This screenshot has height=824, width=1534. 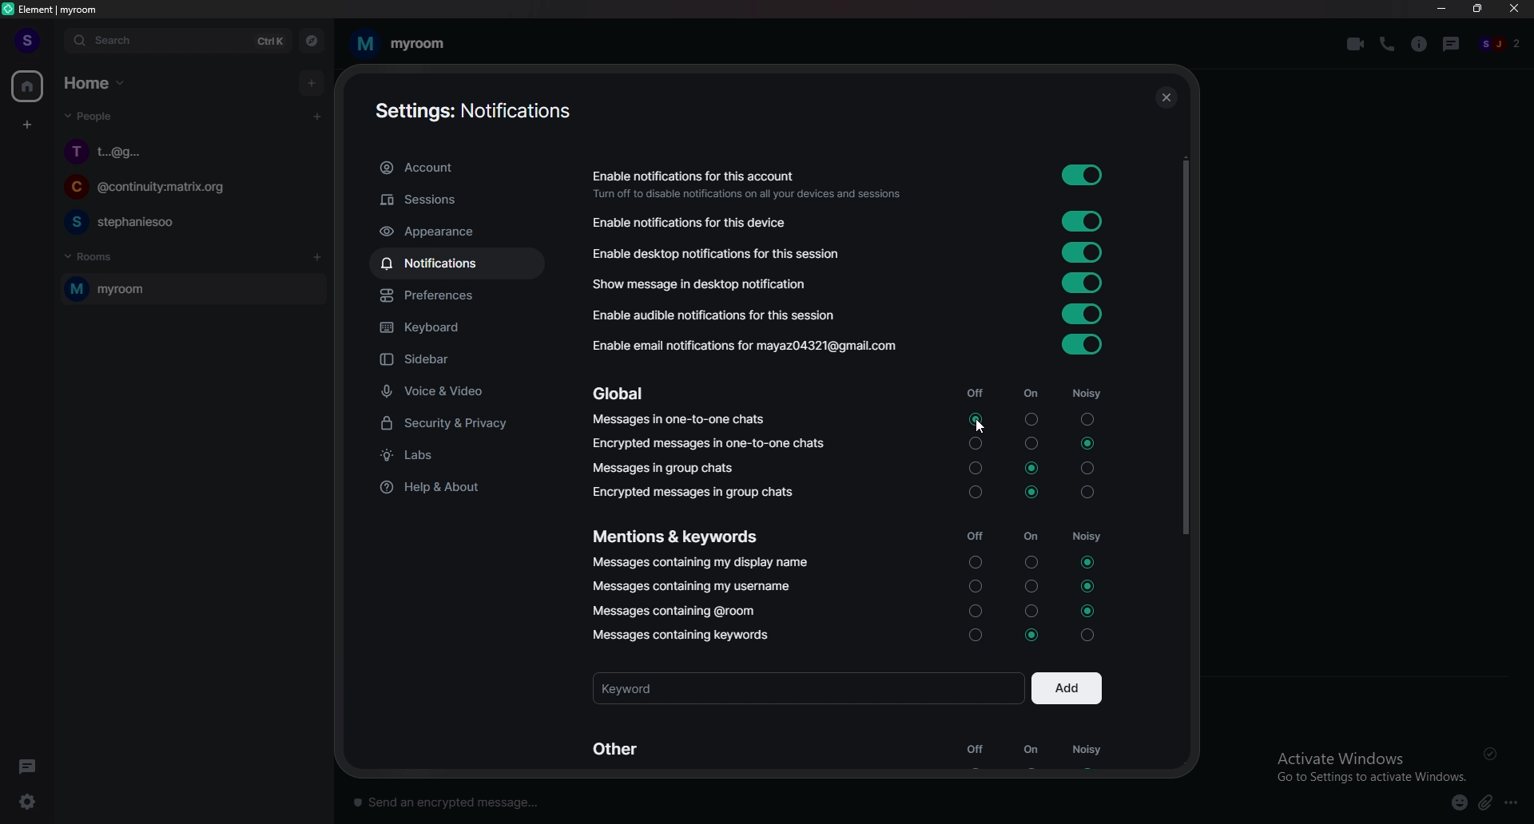 What do you see at coordinates (59, 9) in the screenshot?
I see `title` at bounding box center [59, 9].